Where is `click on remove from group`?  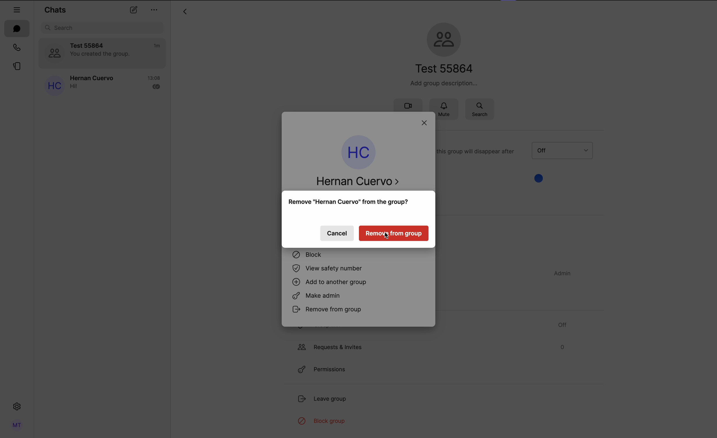
click on remove from group is located at coordinates (359, 311).